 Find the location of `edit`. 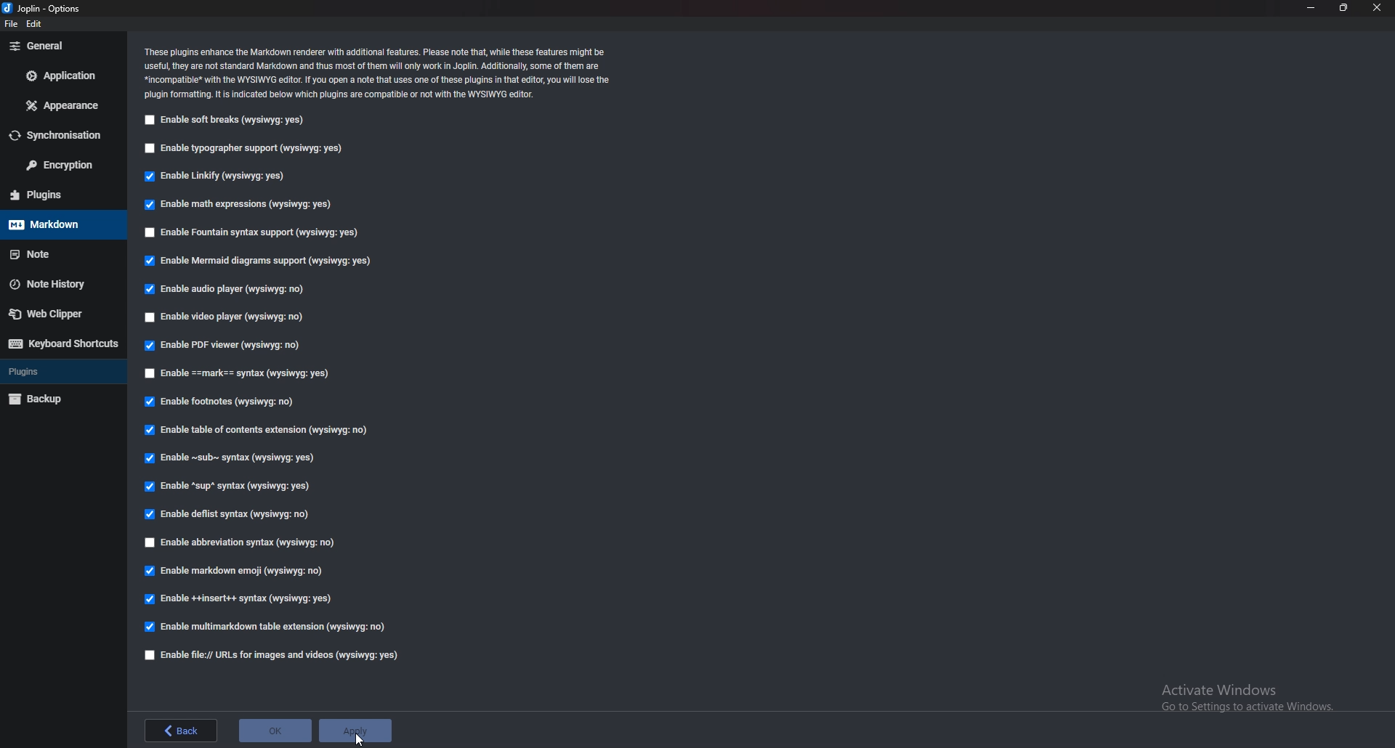

edit is located at coordinates (35, 23).